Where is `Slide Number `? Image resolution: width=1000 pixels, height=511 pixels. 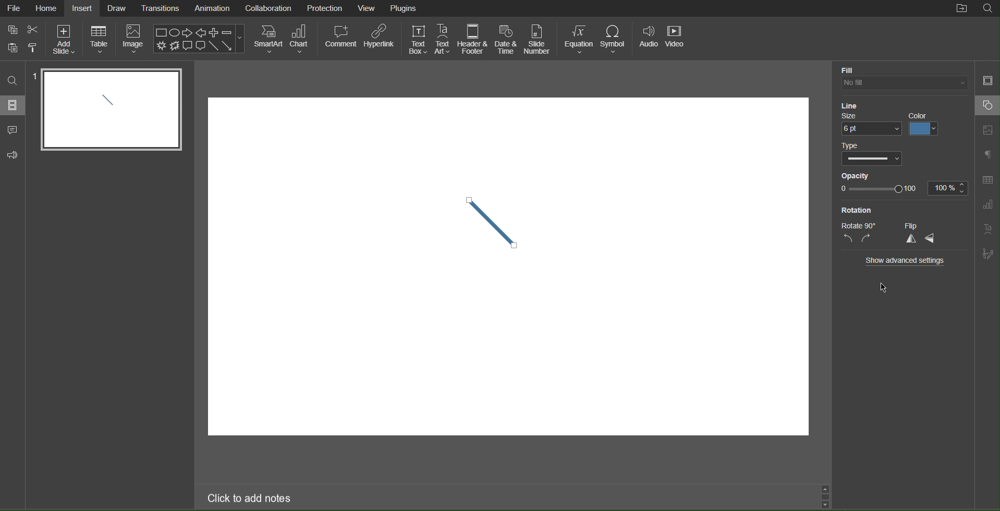 Slide Number  is located at coordinates (538, 39).